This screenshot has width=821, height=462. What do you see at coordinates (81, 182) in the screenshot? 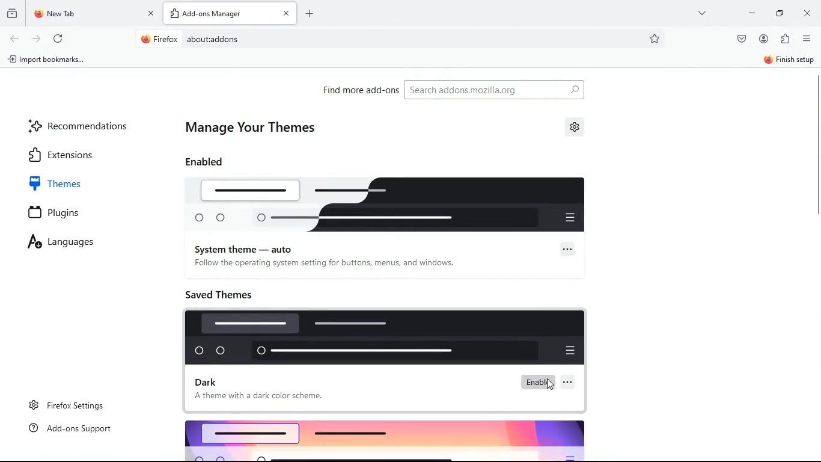
I see `themes` at bounding box center [81, 182].